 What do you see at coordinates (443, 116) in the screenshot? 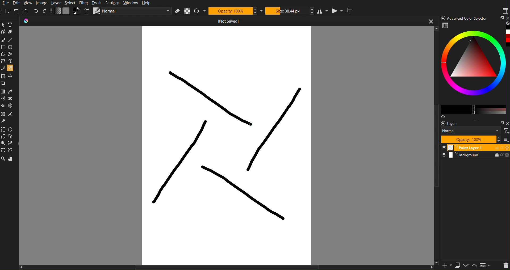
I see `sync` at bounding box center [443, 116].